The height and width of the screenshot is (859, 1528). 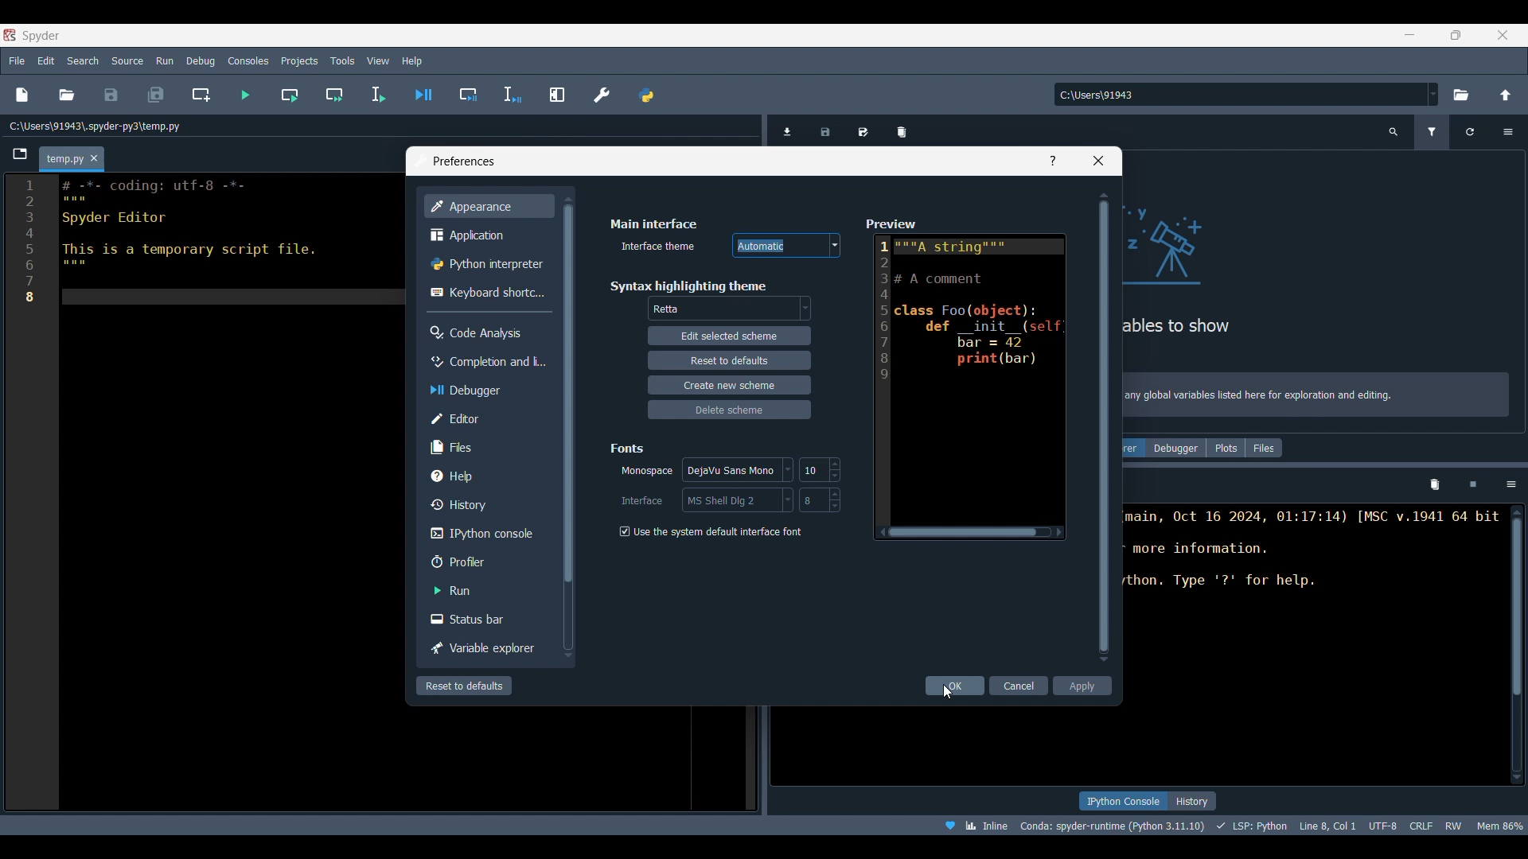 What do you see at coordinates (1511, 484) in the screenshot?
I see `Options` at bounding box center [1511, 484].